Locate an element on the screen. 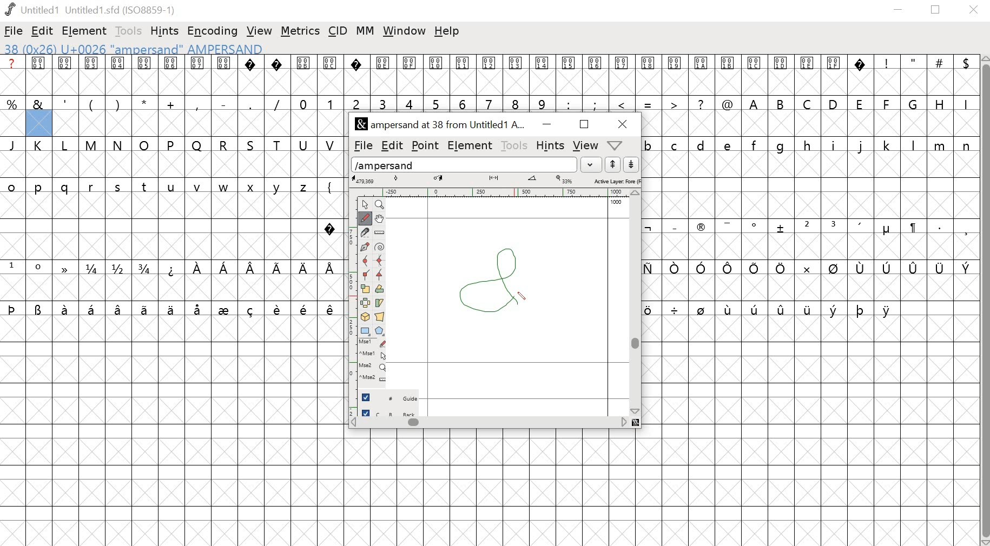 This screenshot has width=990, height=546. q is located at coordinates (67, 188).